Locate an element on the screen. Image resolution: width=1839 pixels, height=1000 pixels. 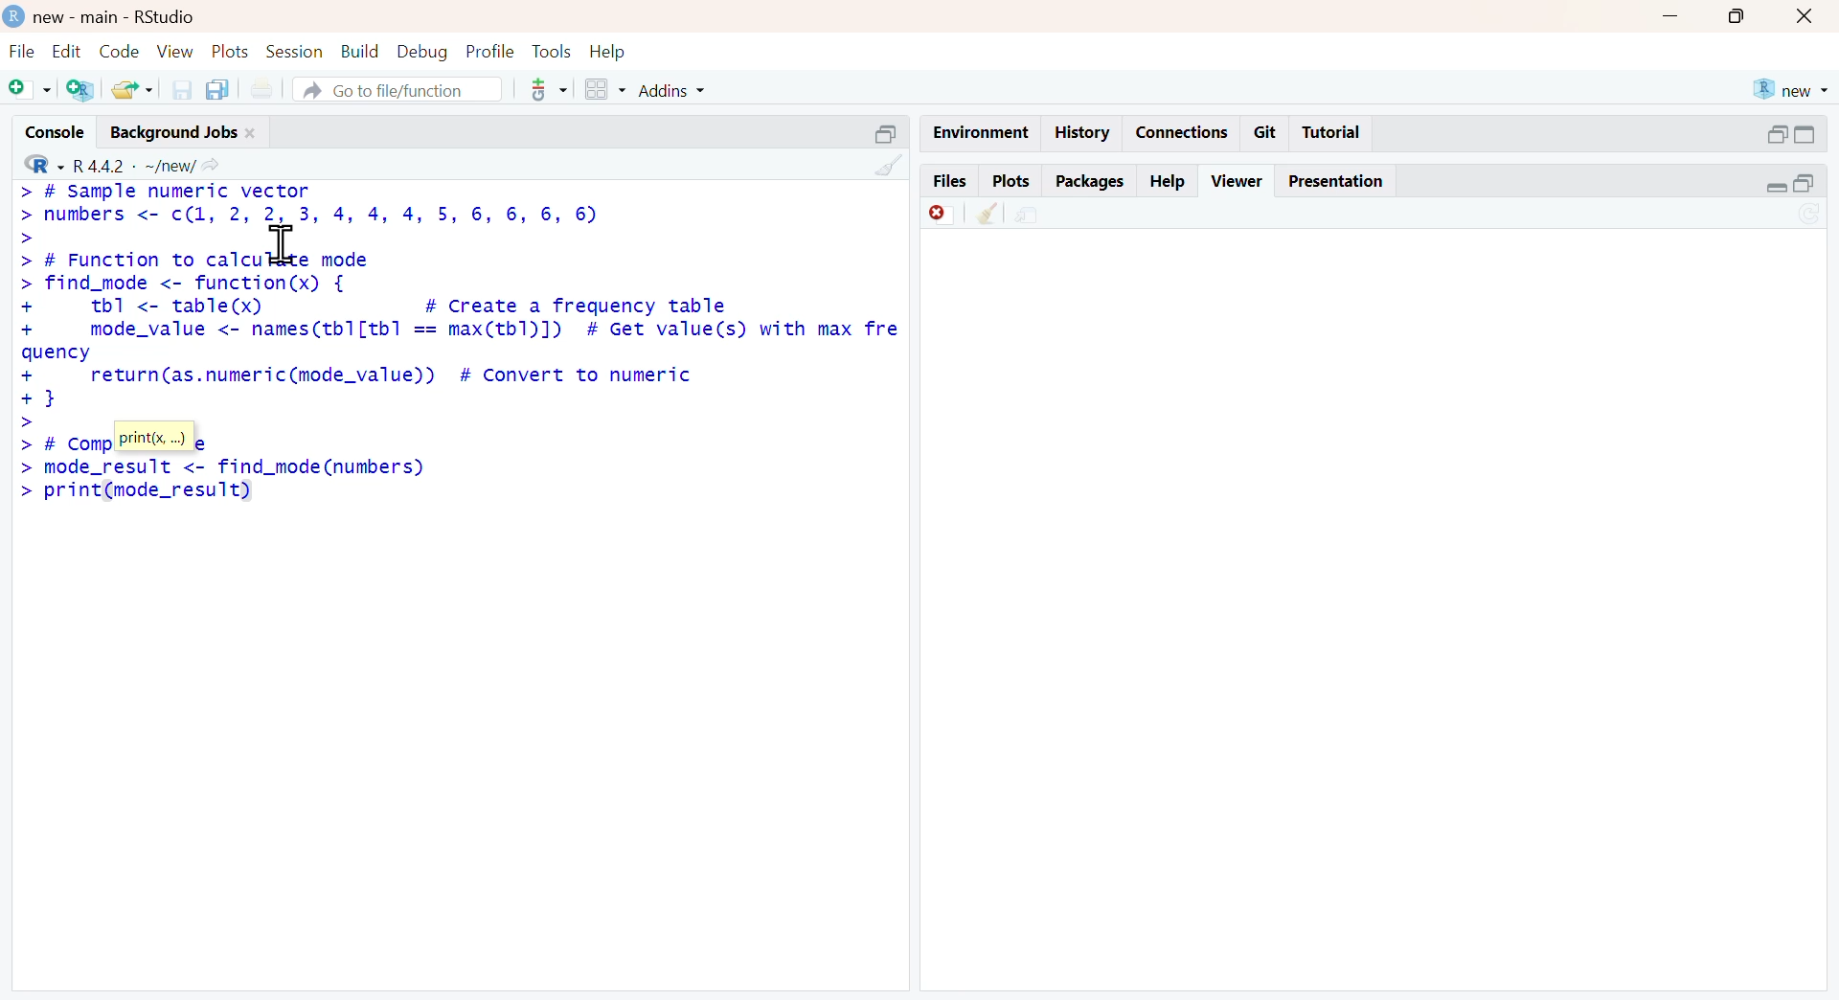
tools is located at coordinates (554, 51).